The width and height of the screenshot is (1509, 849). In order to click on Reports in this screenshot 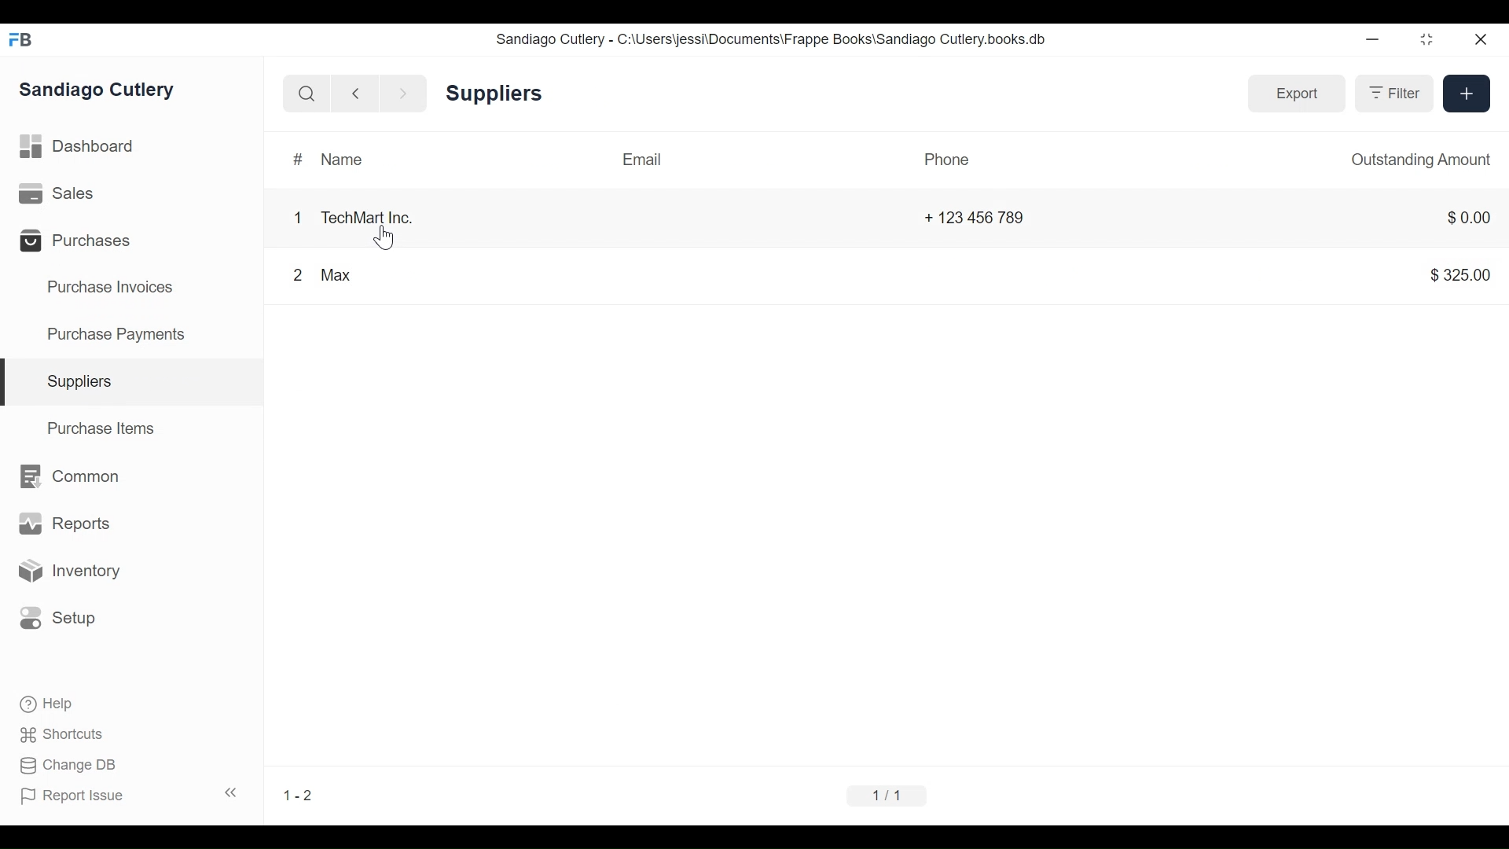, I will do `click(62, 523)`.